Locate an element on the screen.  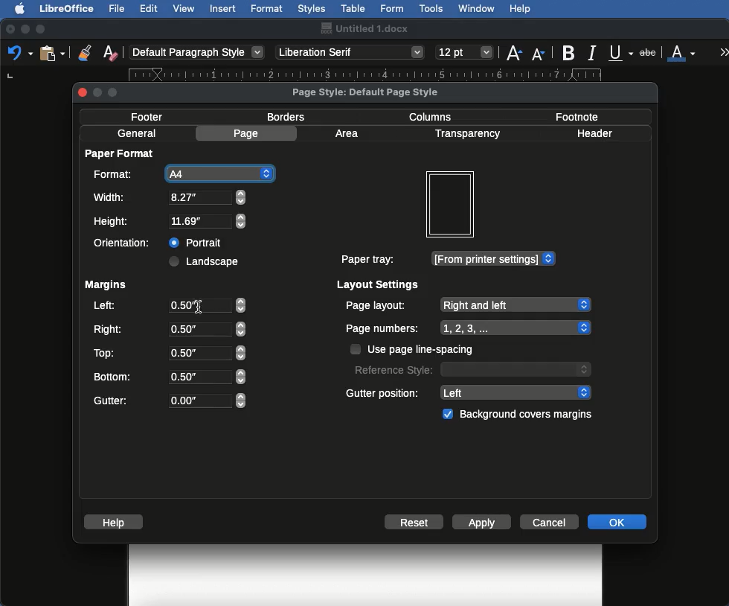
Height is located at coordinates (170, 222).